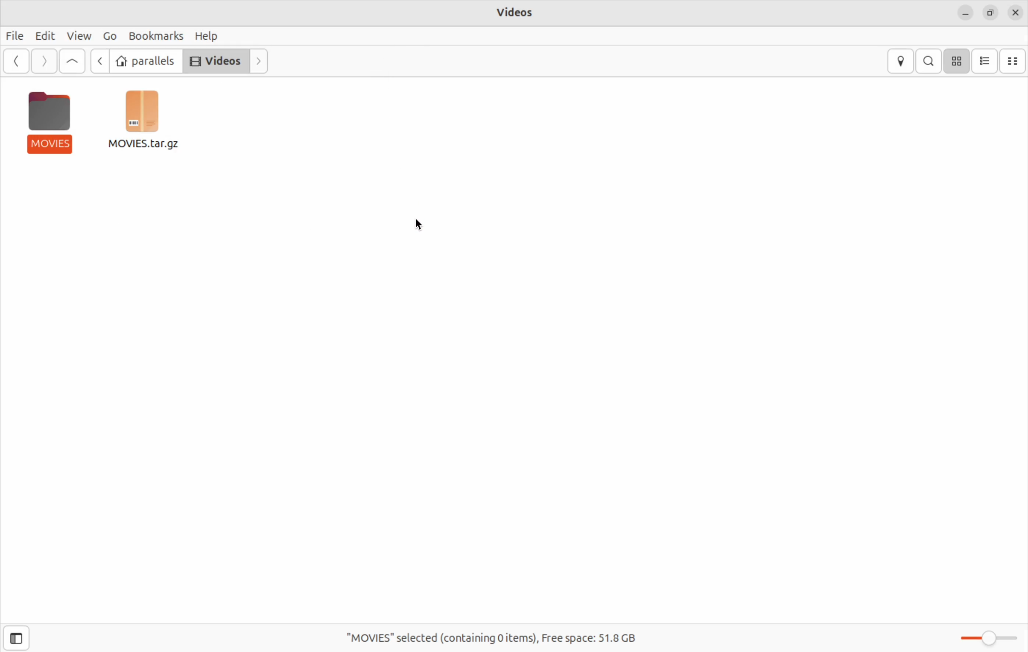 The width and height of the screenshot is (1028, 652). I want to click on compact view, so click(1014, 61).